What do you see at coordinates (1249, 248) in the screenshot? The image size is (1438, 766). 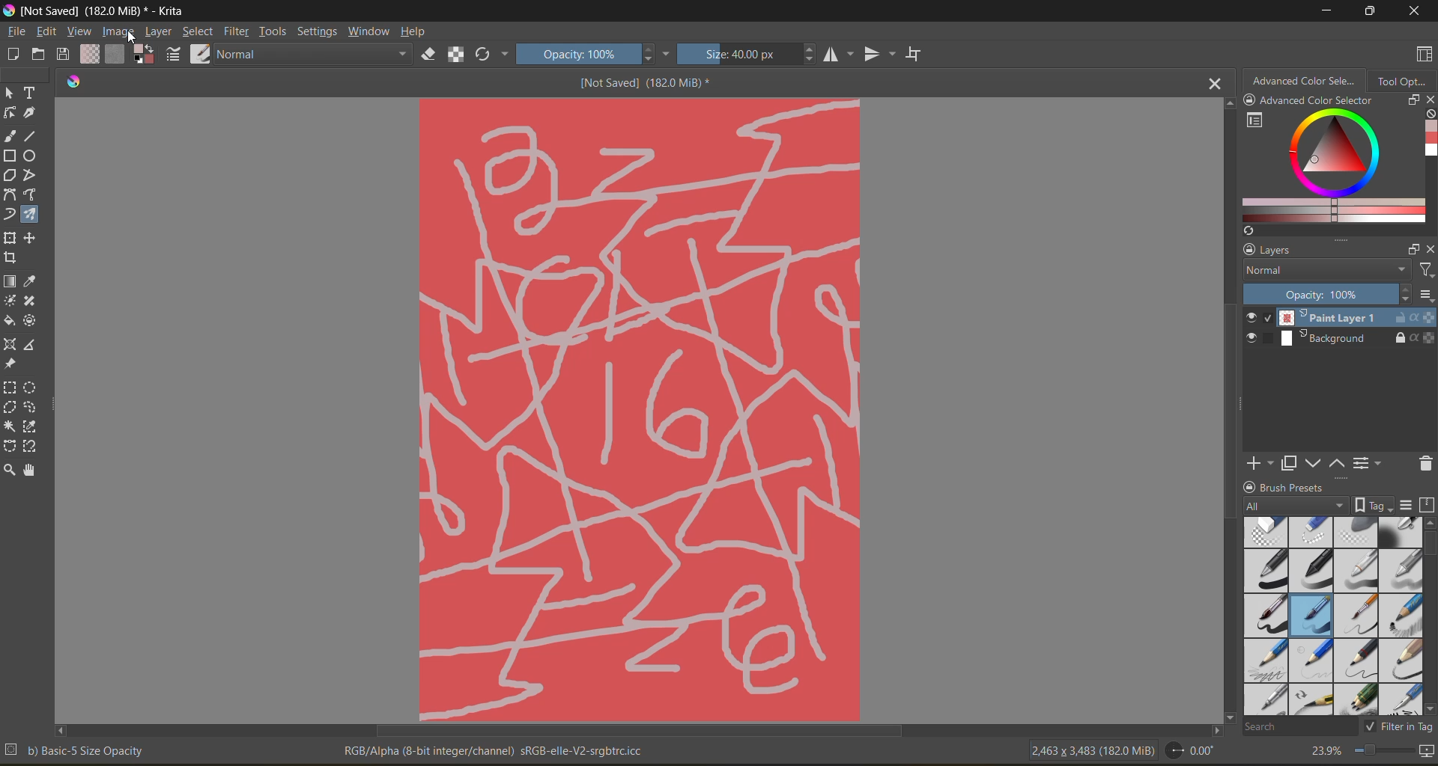 I see `lock docker` at bounding box center [1249, 248].